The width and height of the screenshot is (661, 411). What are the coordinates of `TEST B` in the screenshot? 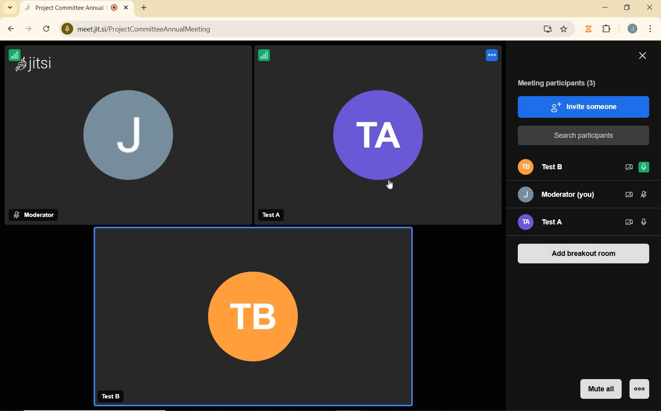 It's located at (112, 396).